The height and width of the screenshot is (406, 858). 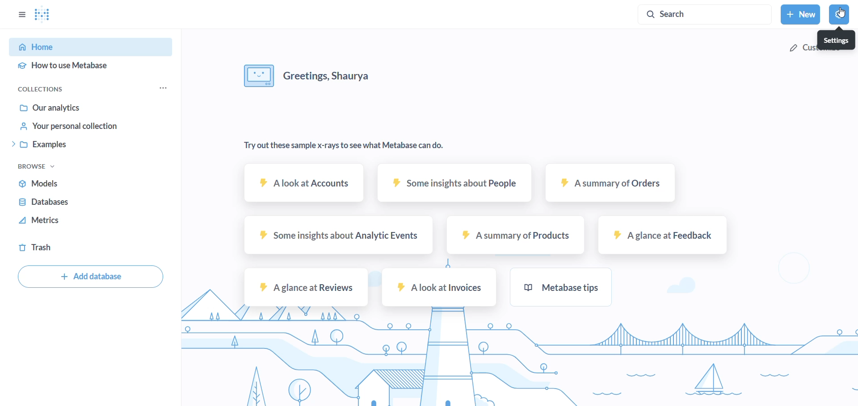 I want to click on OPTIONS, so click(x=18, y=14).